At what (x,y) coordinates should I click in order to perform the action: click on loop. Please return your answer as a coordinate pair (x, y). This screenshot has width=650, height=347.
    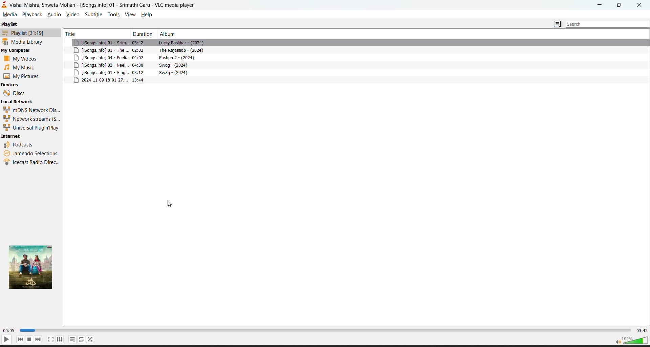
    Looking at the image, I should click on (82, 340).